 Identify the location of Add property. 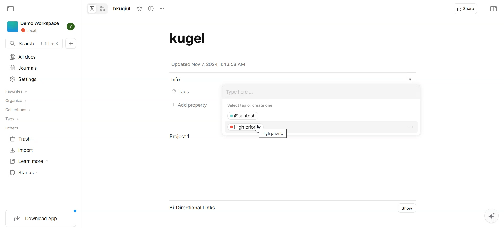
(190, 105).